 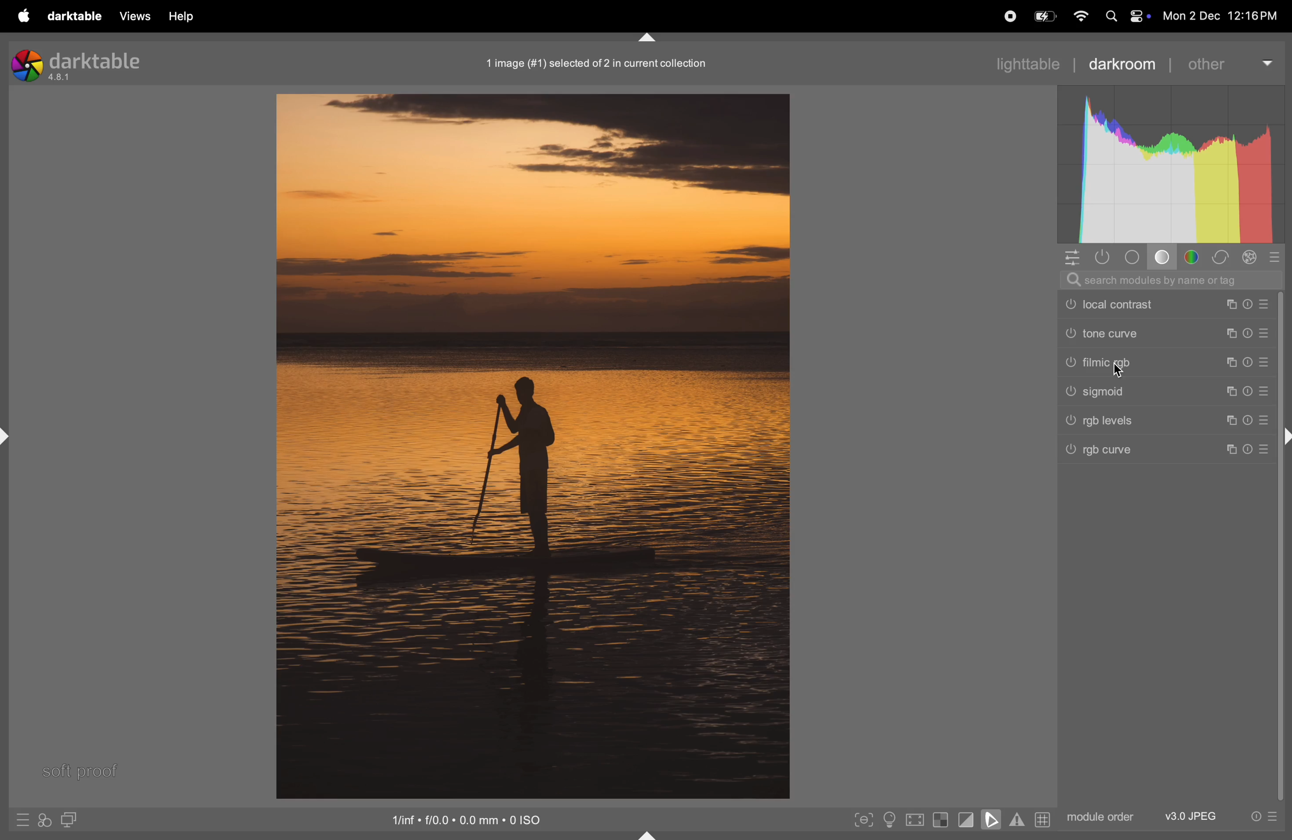 I want to click on views, so click(x=132, y=16).